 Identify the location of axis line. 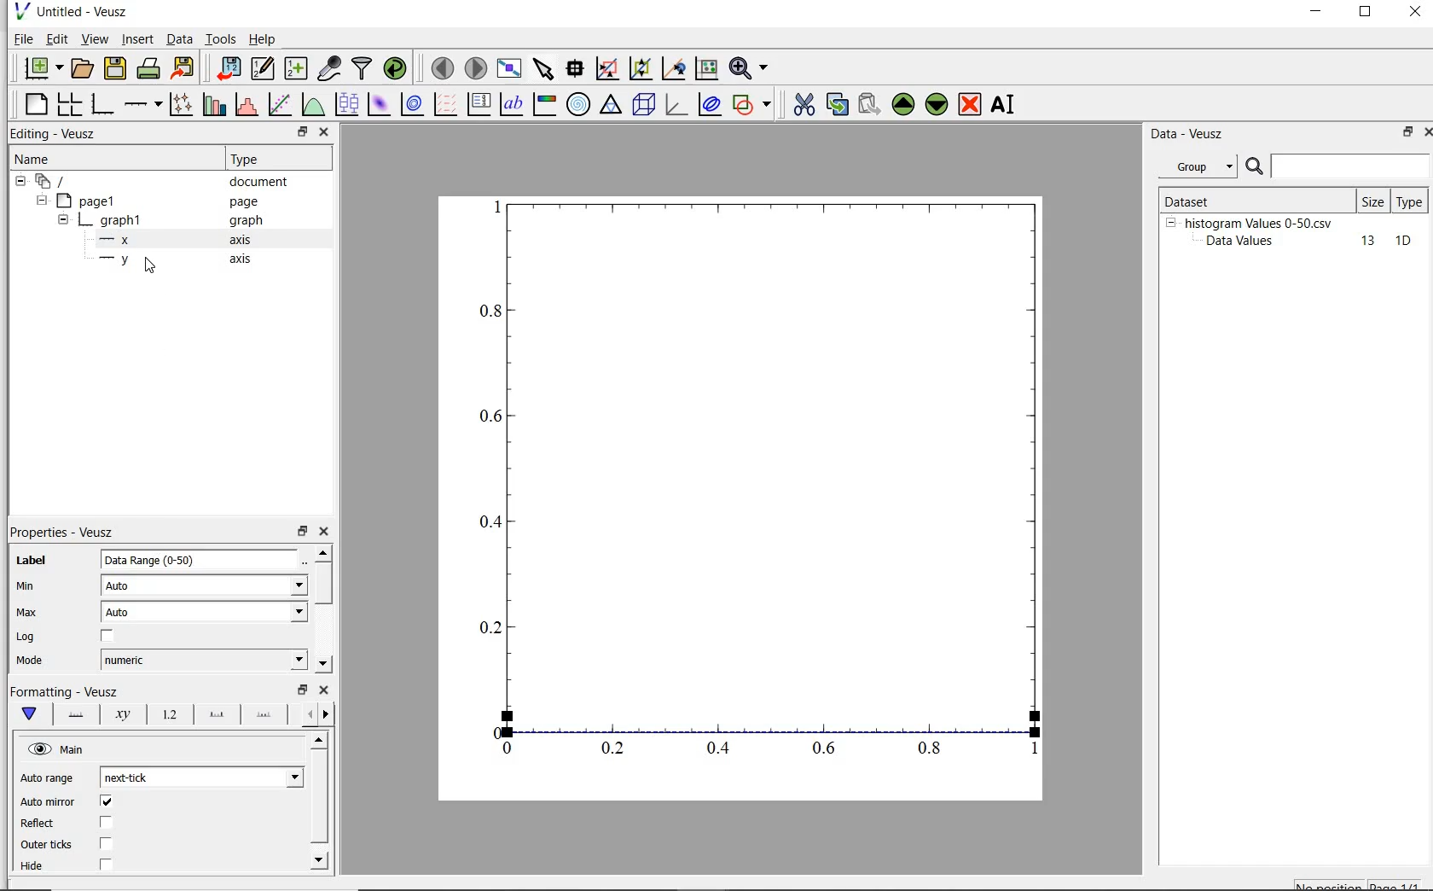
(75, 714).